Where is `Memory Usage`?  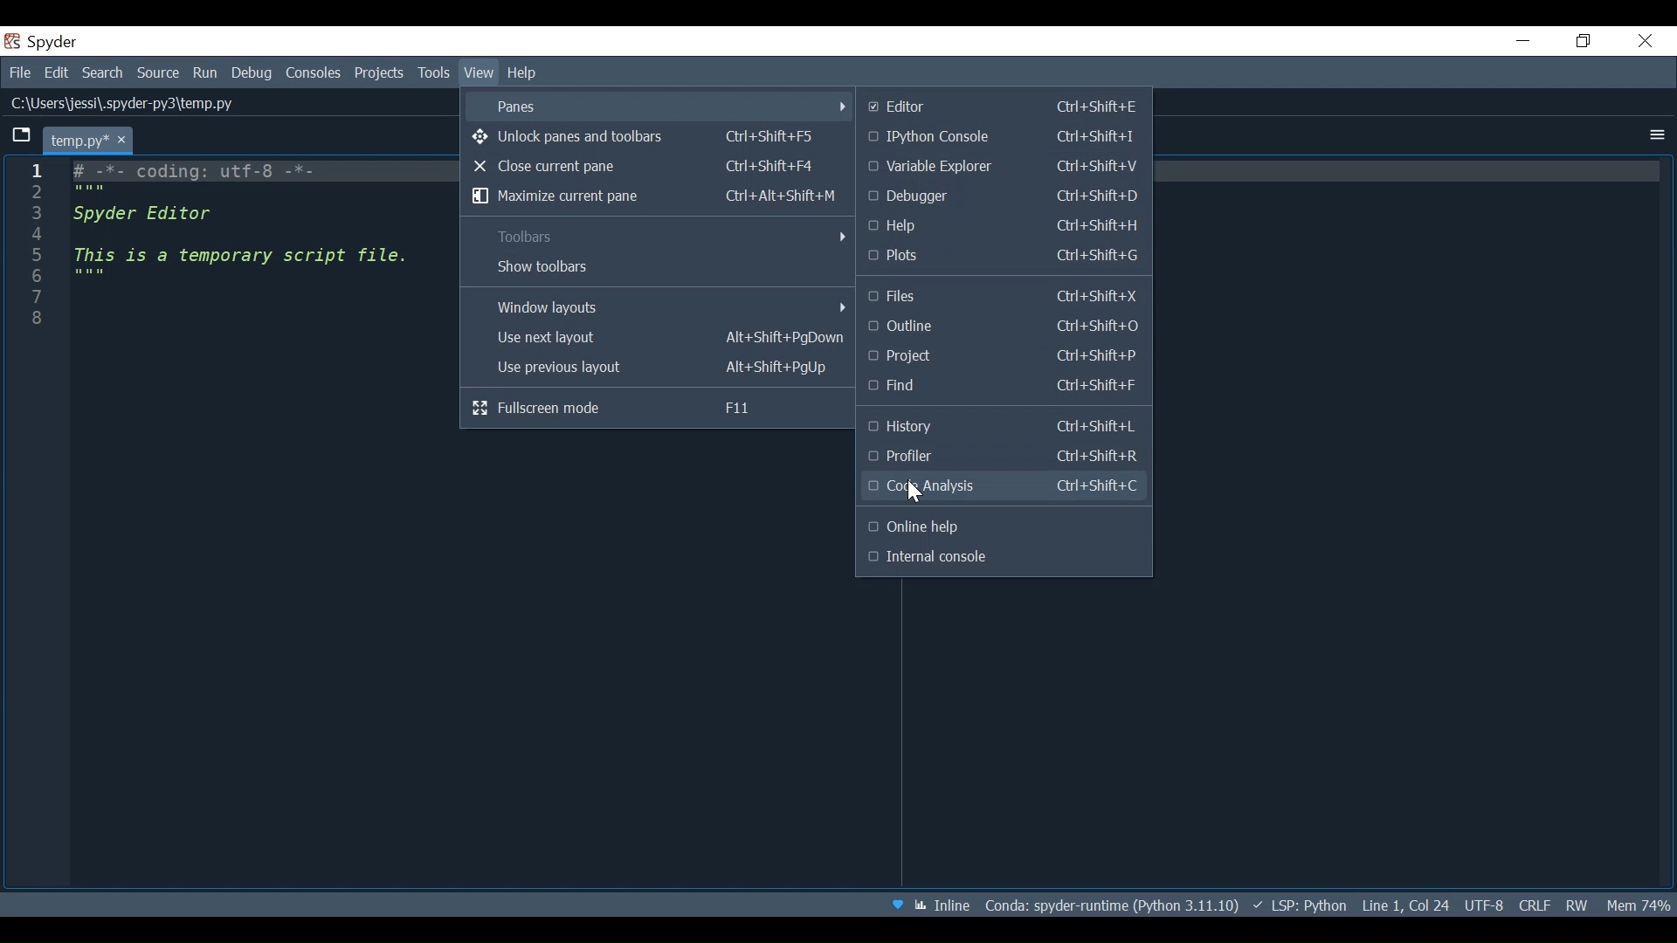
Memory Usage is located at coordinates (1641, 905).